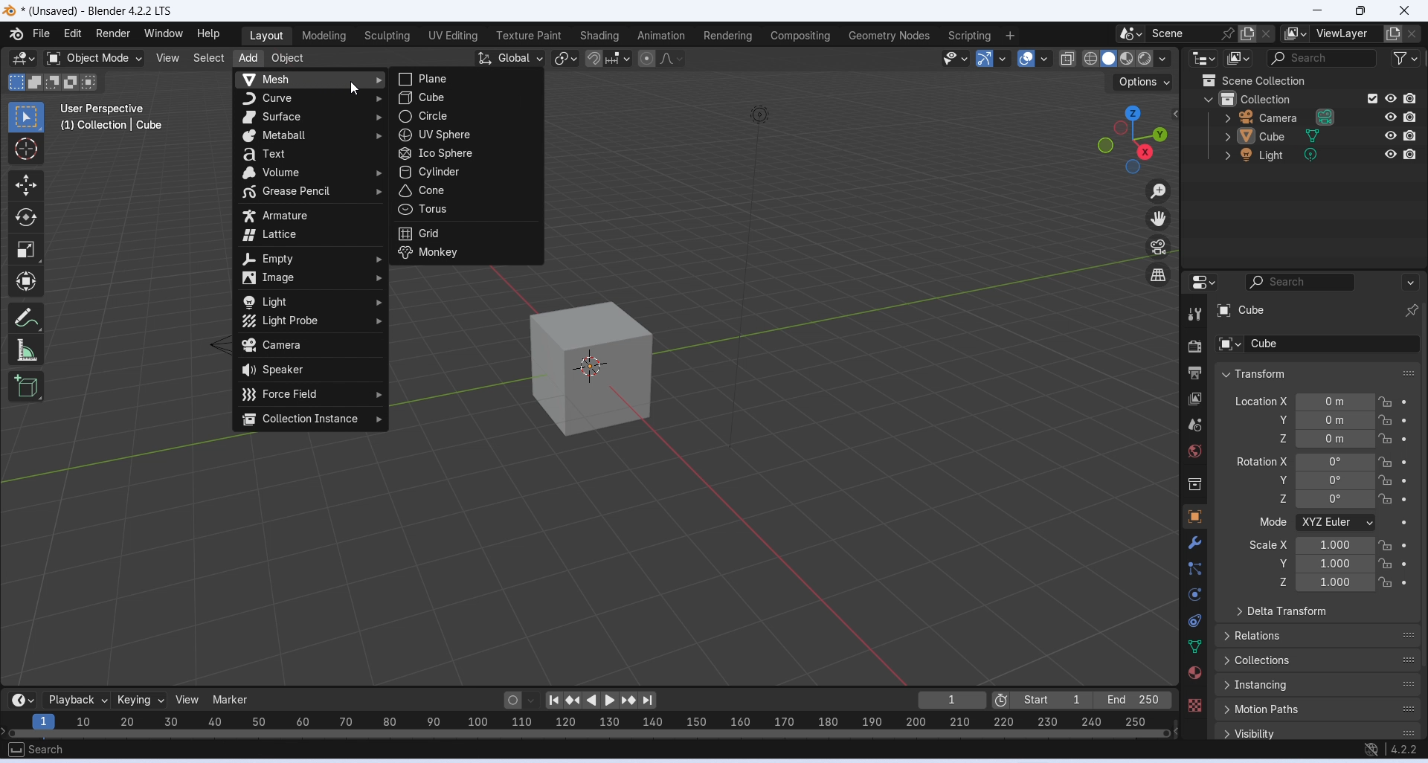 The height and width of the screenshot is (763, 1428). What do you see at coordinates (567, 59) in the screenshot?
I see `transform pivot point` at bounding box center [567, 59].